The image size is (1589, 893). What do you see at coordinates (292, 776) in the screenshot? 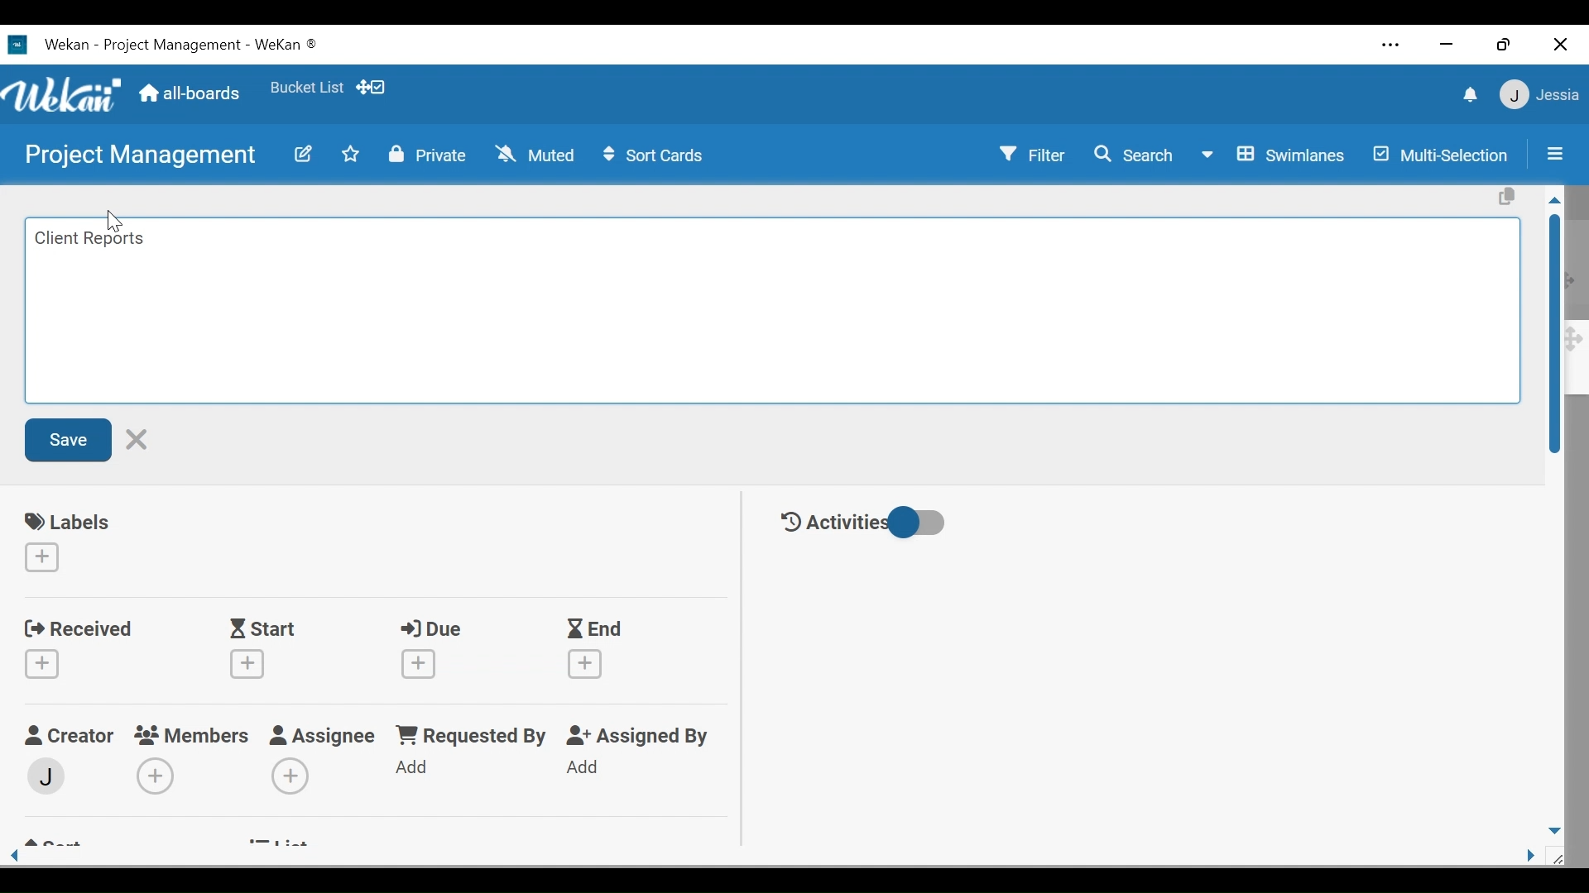
I see `Add Assignees` at bounding box center [292, 776].